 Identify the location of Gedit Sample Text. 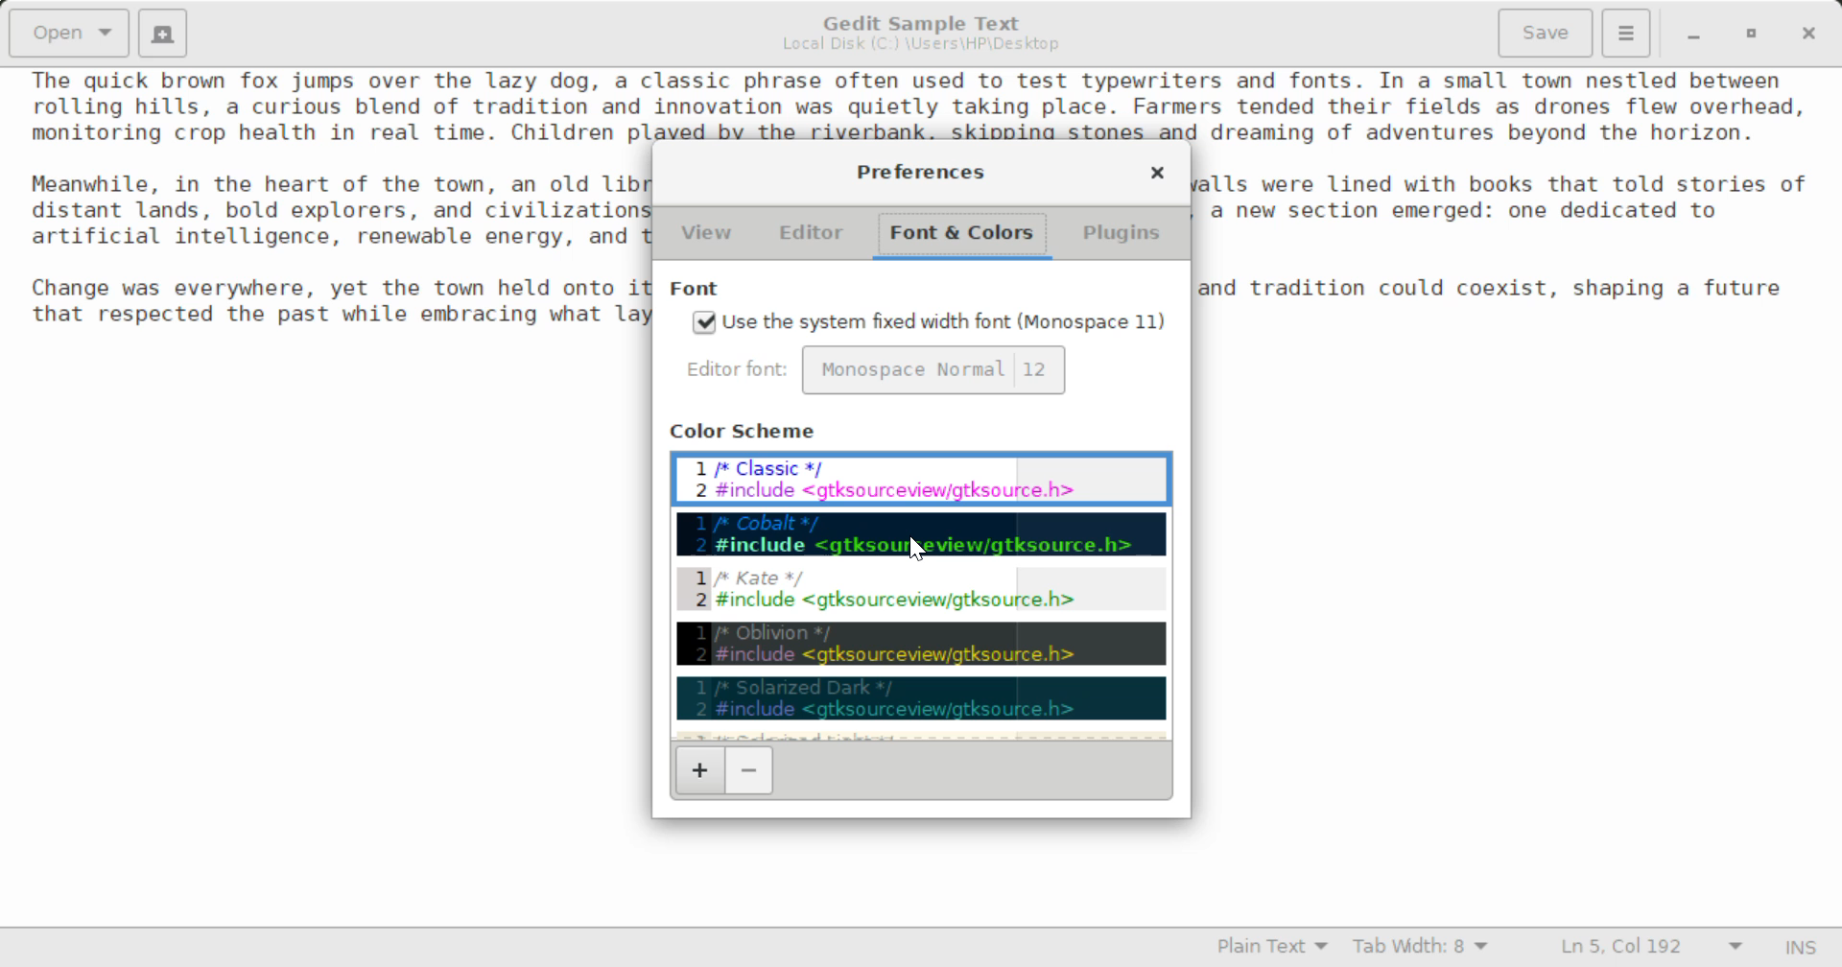
(916, 20).